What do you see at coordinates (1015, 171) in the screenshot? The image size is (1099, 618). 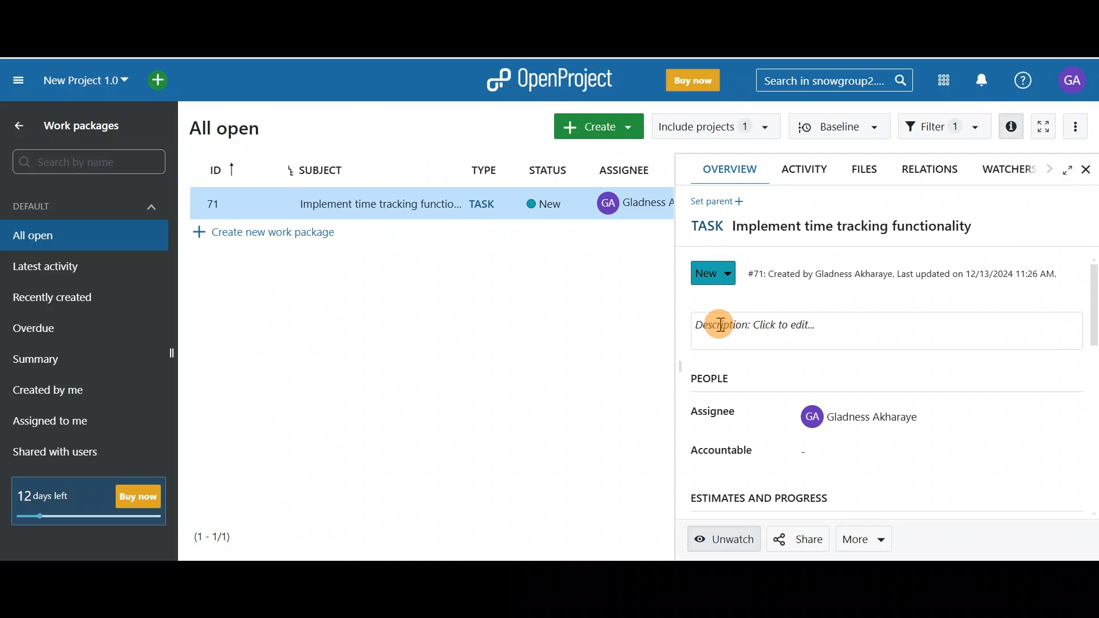 I see `Watchers` at bounding box center [1015, 171].